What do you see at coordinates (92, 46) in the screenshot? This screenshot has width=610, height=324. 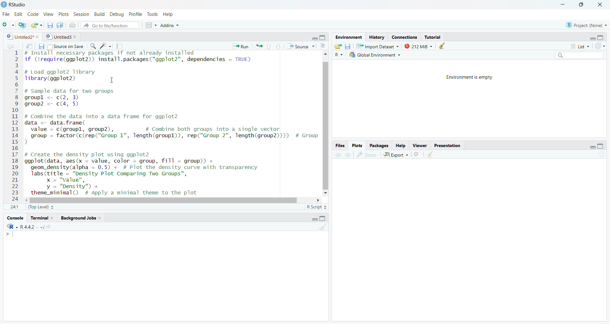 I see `search` at bounding box center [92, 46].